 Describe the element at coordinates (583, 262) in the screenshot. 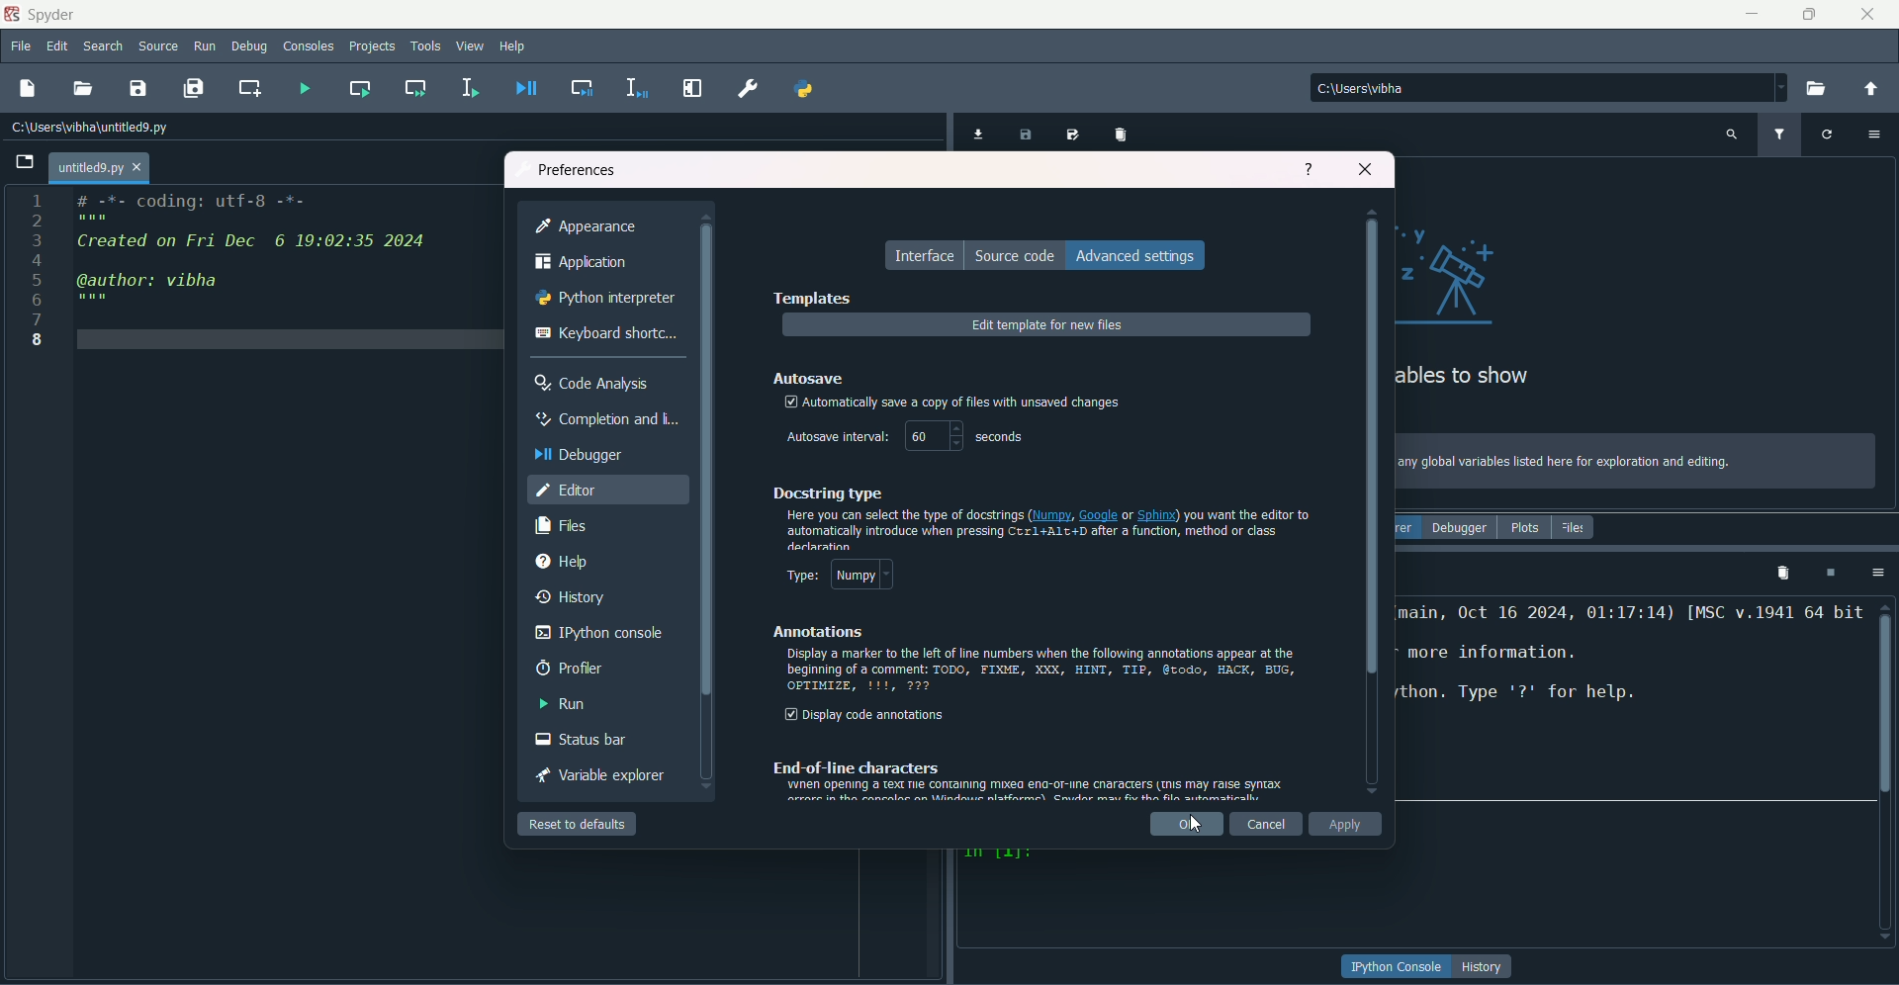

I see `application` at that location.